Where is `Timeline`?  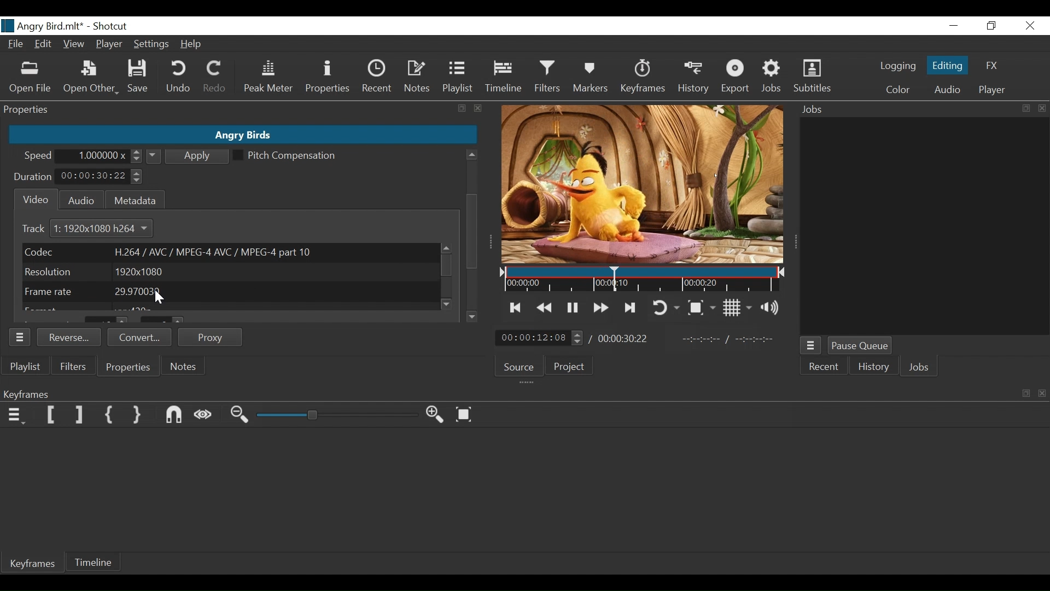
Timeline is located at coordinates (644, 280).